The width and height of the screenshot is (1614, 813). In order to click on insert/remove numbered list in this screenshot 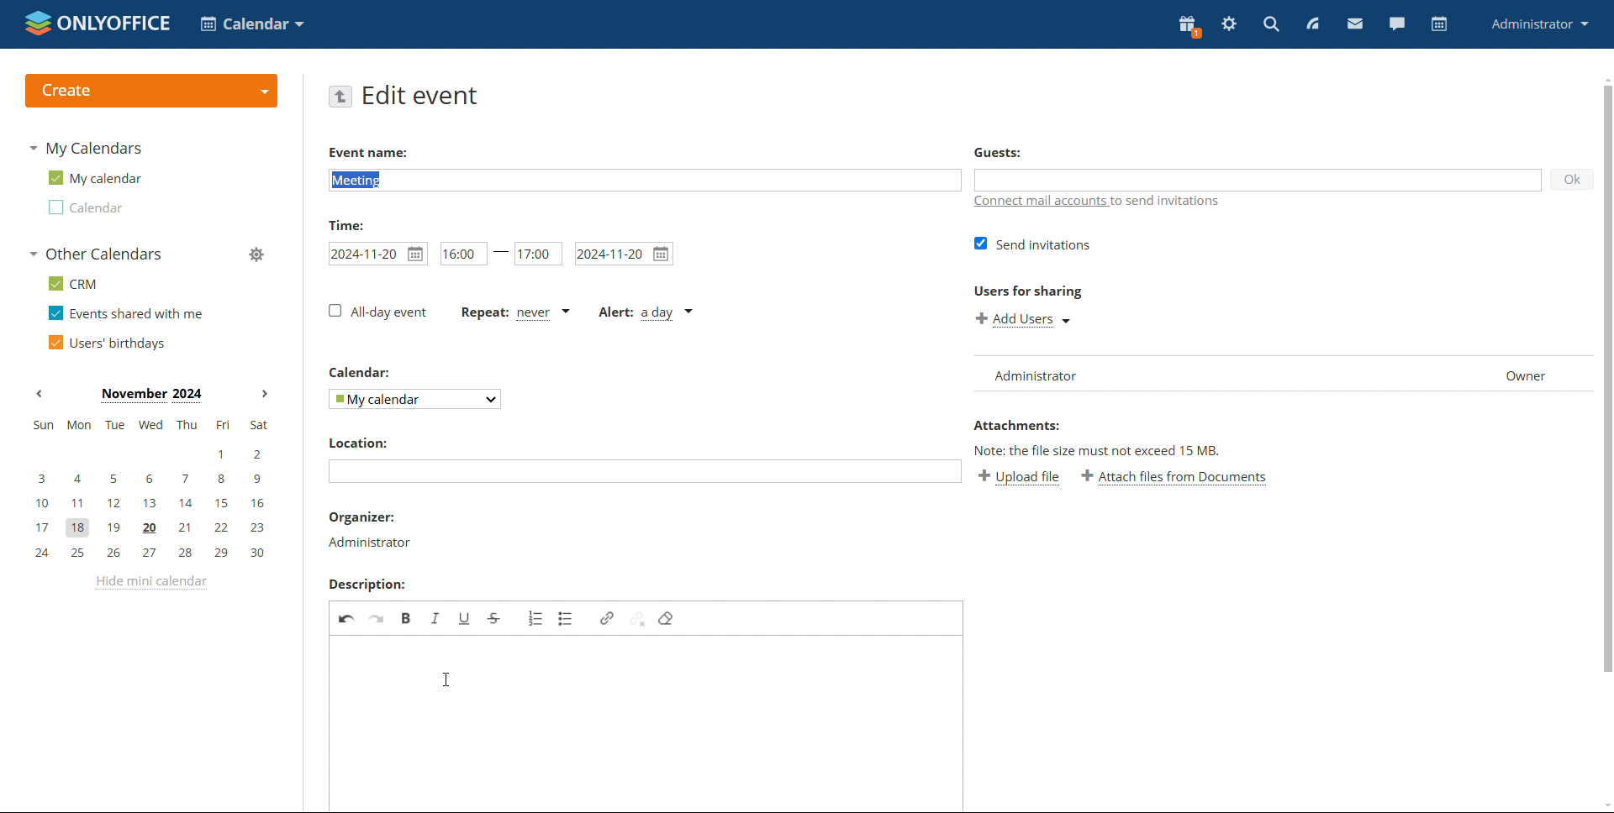, I will do `click(536, 618)`.